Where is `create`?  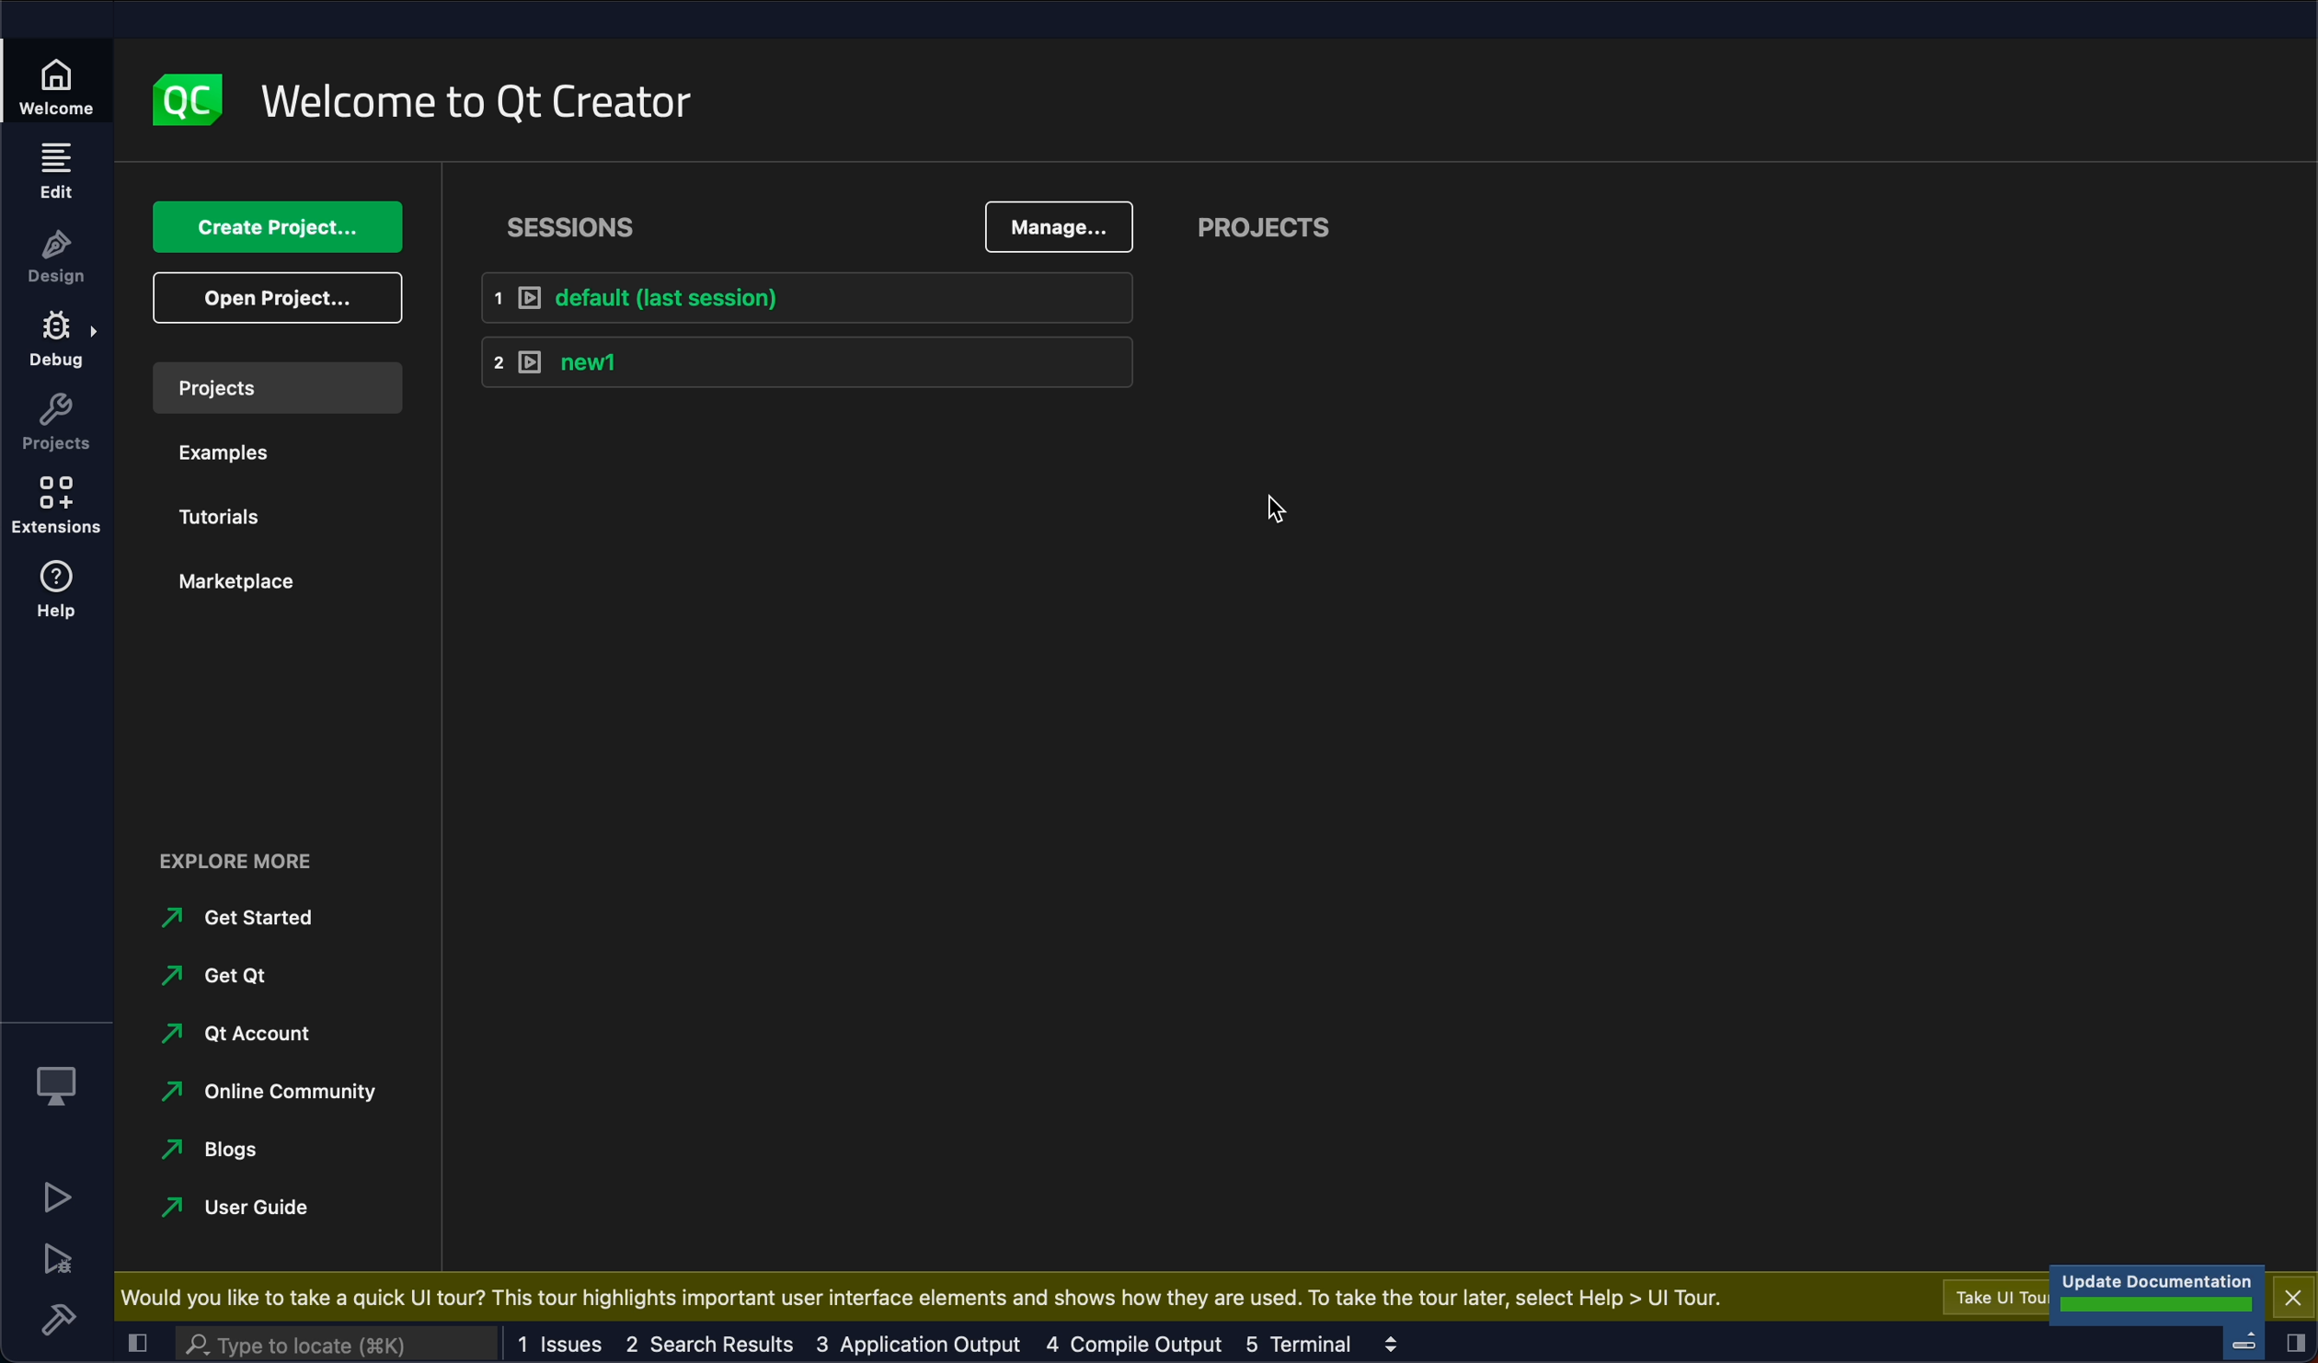 create is located at coordinates (266, 228).